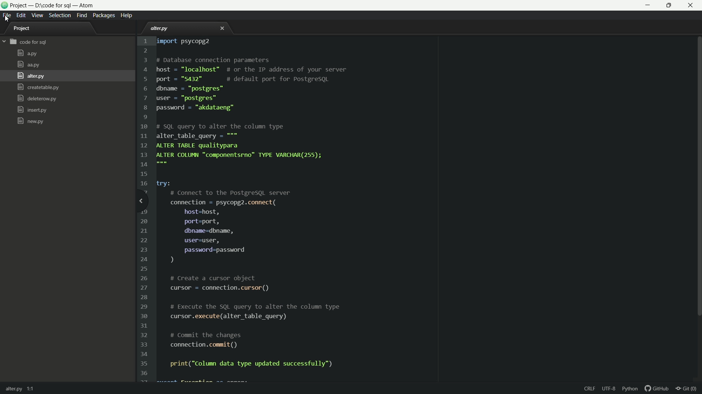 This screenshot has width=702, height=394. What do you see at coordinates (28, 65) in the screenshot?
I see `aa.py file` at bounding box center [28, 65].